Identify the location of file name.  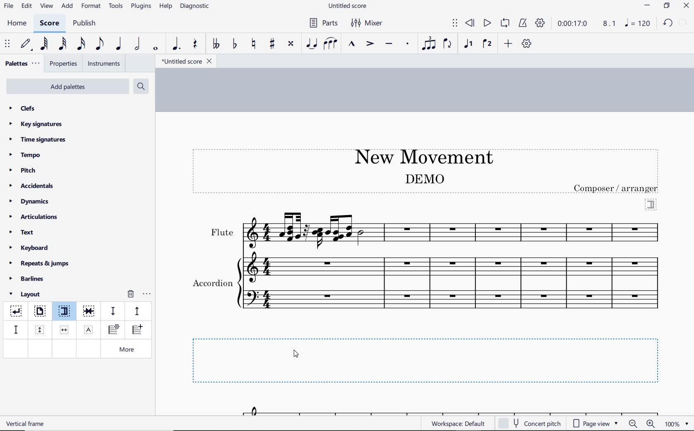
(186, 62).